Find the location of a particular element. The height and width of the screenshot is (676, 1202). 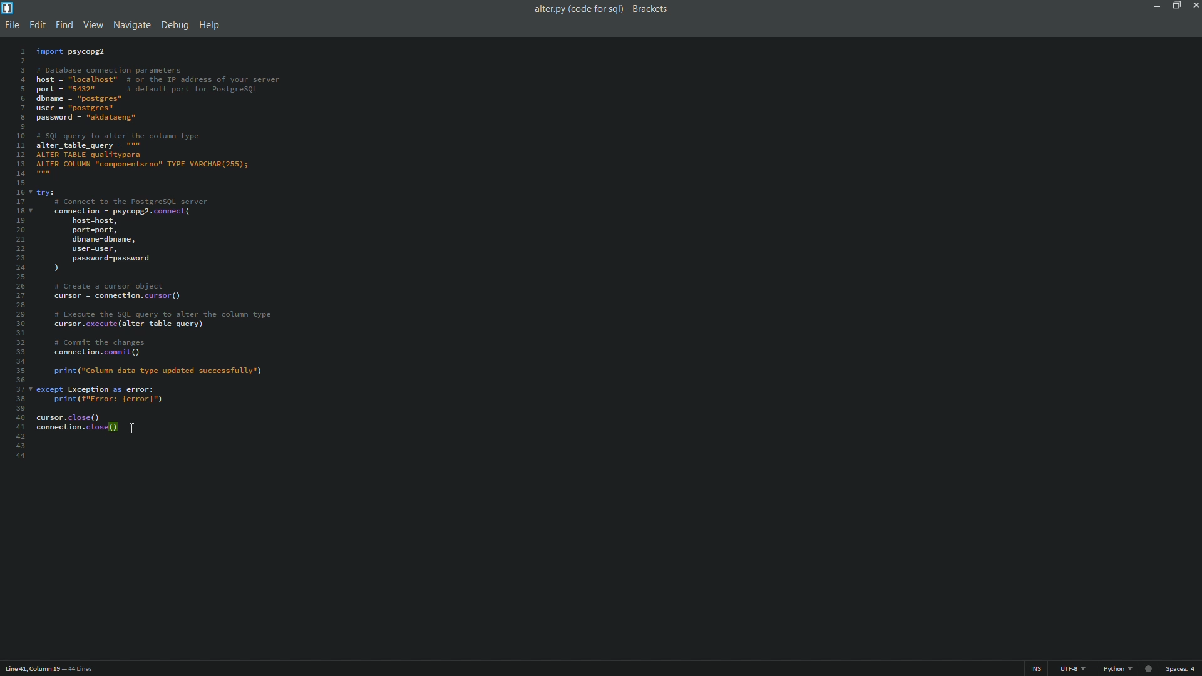

edit menu is located at coordinates (36, 25).